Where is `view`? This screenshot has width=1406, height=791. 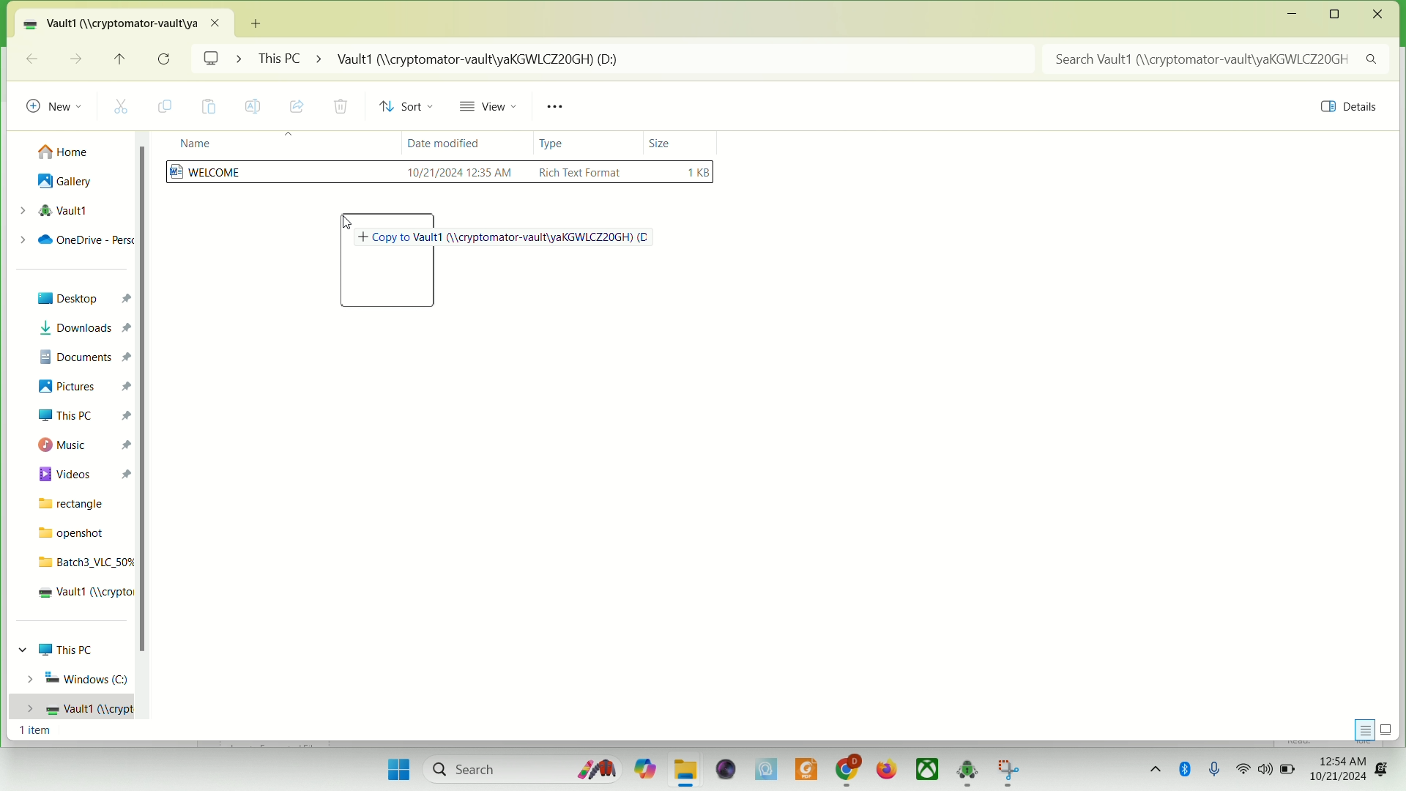
view is located at coordinates (493, 109).